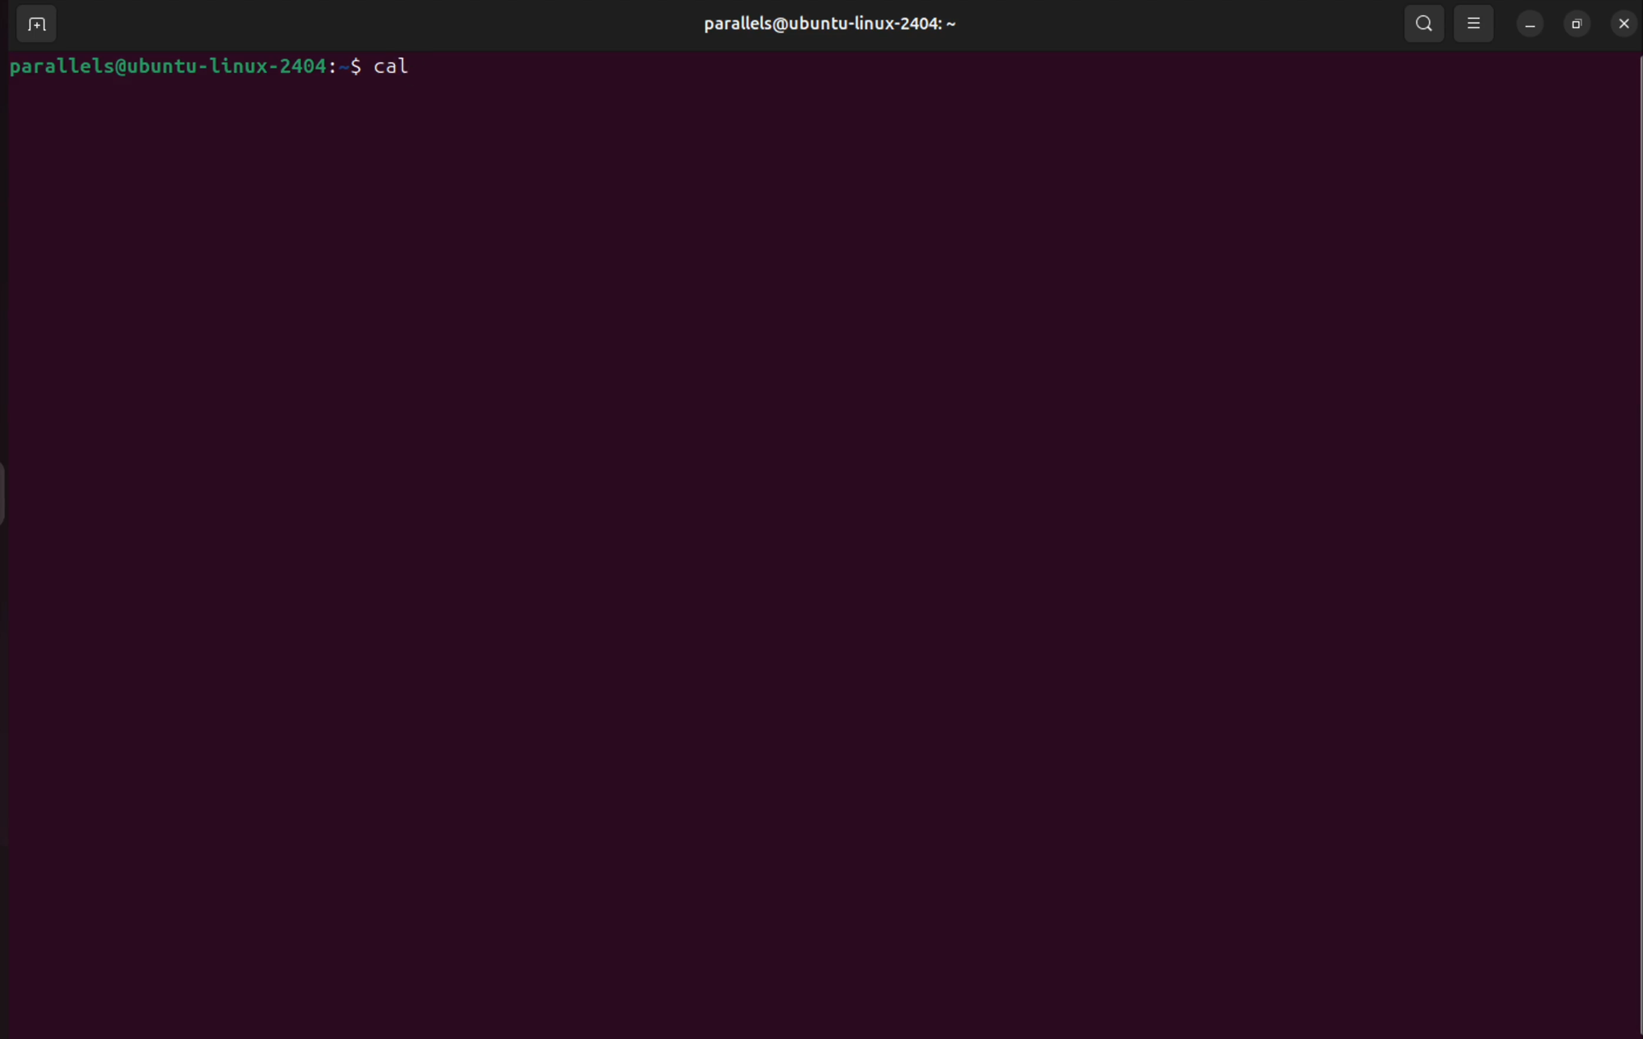 This screenshot has width=1643, height=1039. What do you see at coordinates (184, 69) in the screenshot?
I see `prarallels@ubuntu-1linux-2404:-$` at bounding box center [184, 69].